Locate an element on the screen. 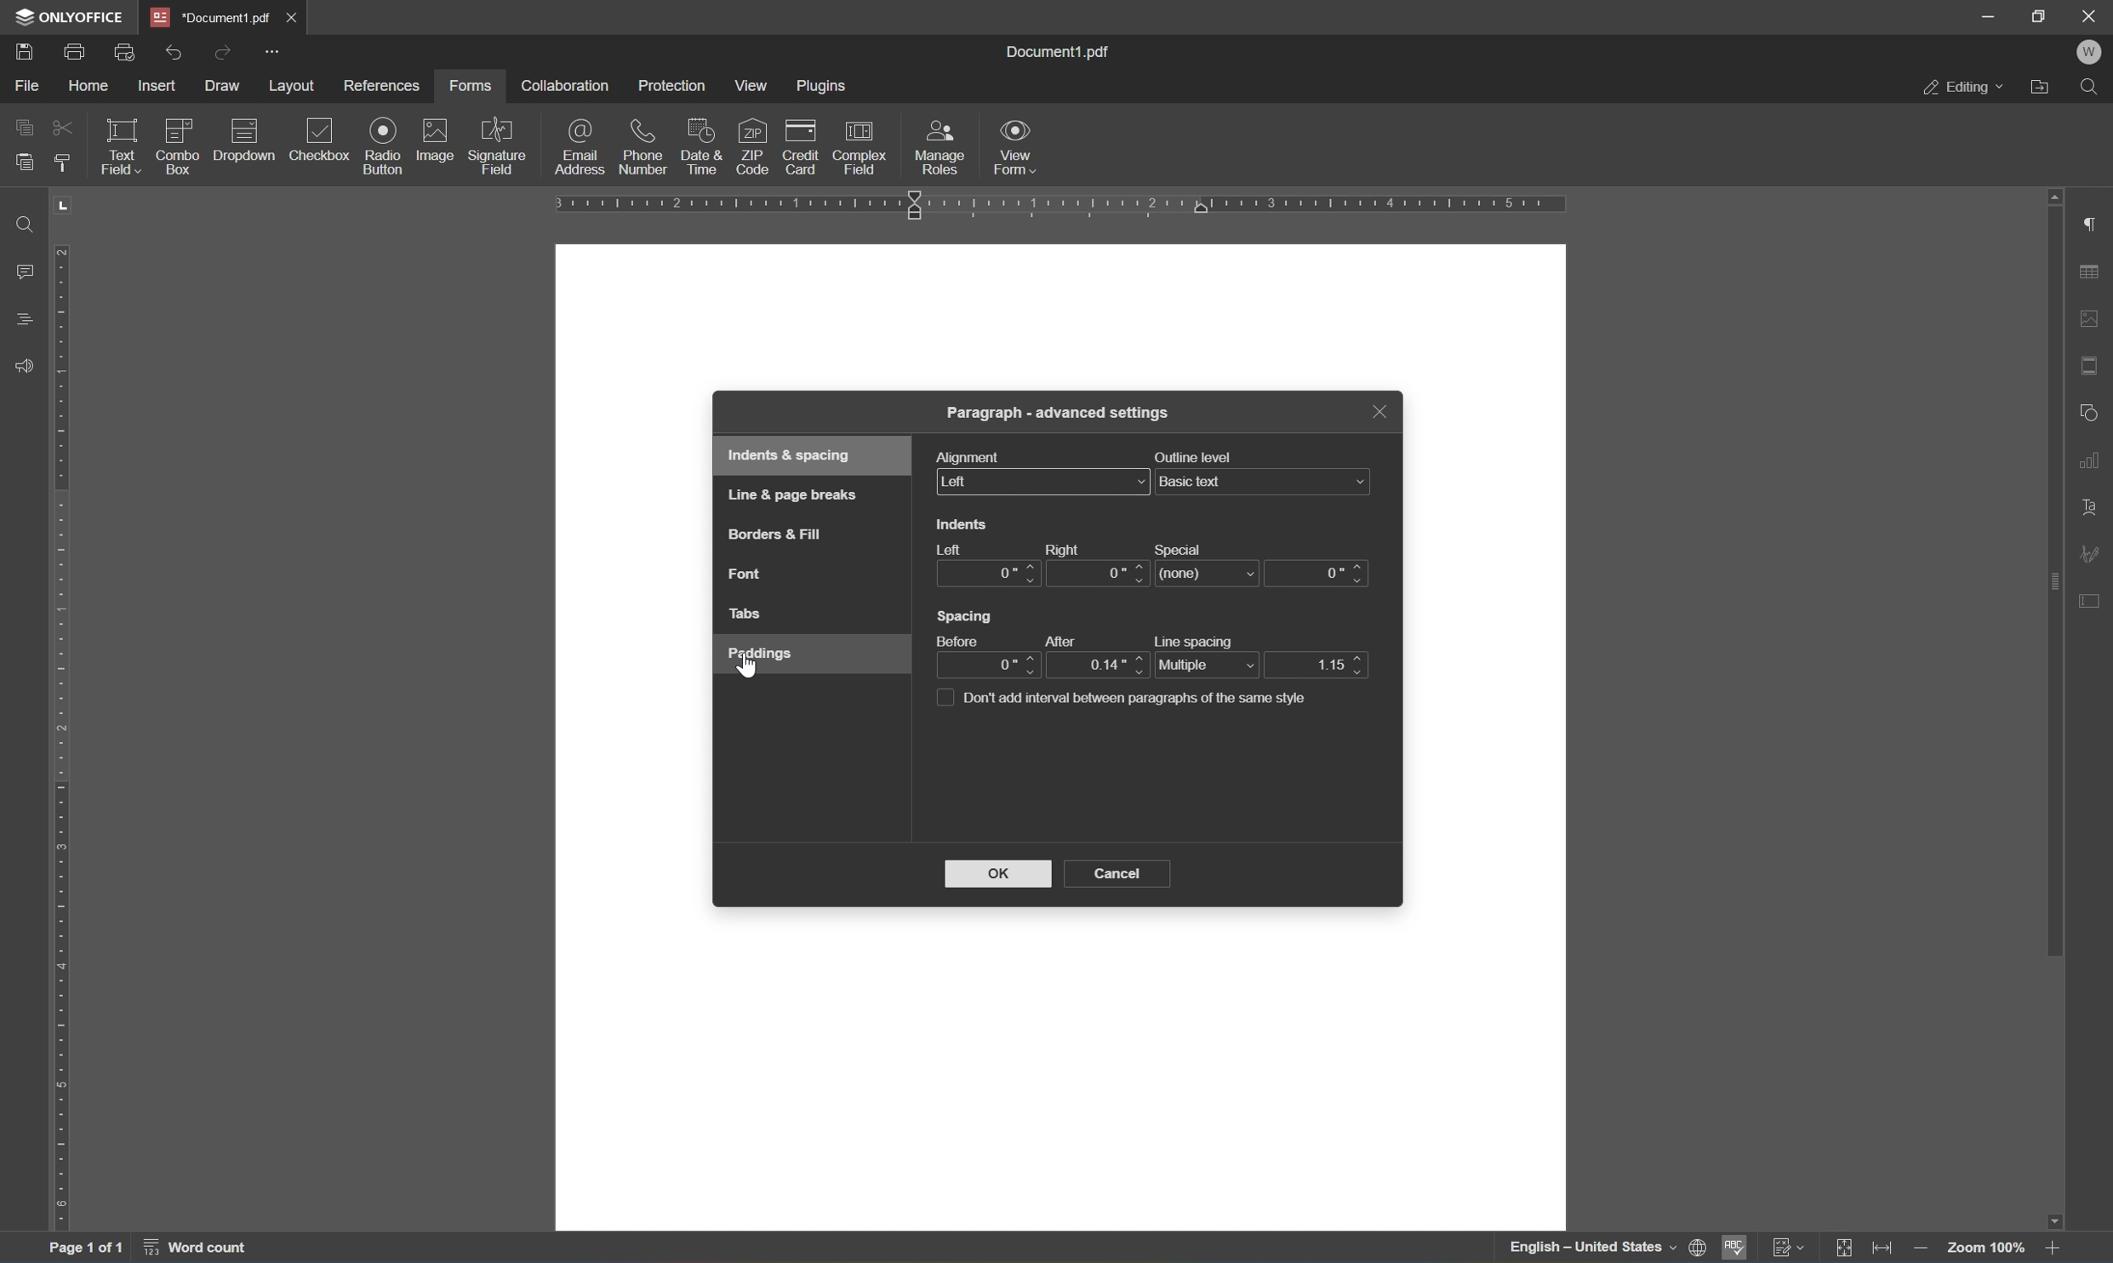 The image size is (2113, 1263). cut is located at coordinates (61, 126).